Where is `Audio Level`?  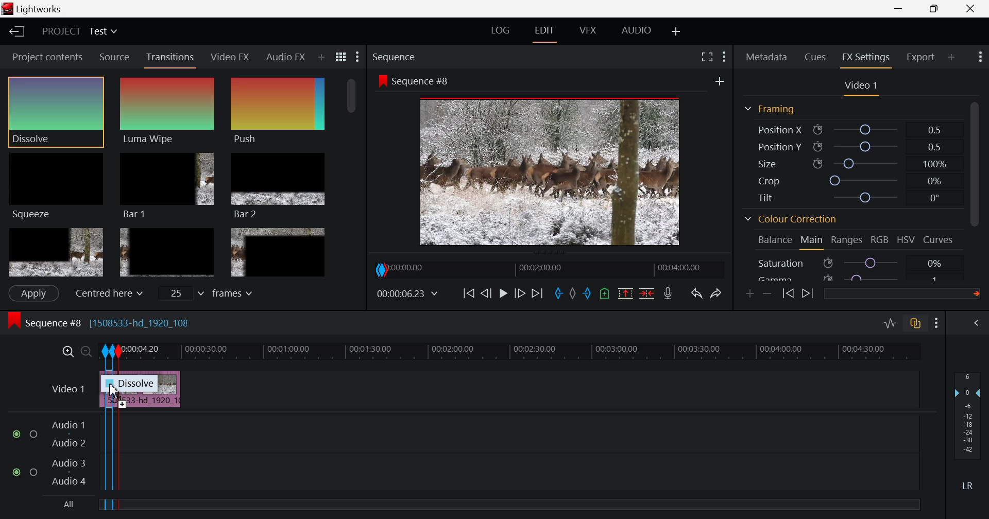 Audio Level is located at coordinates (970, 432).